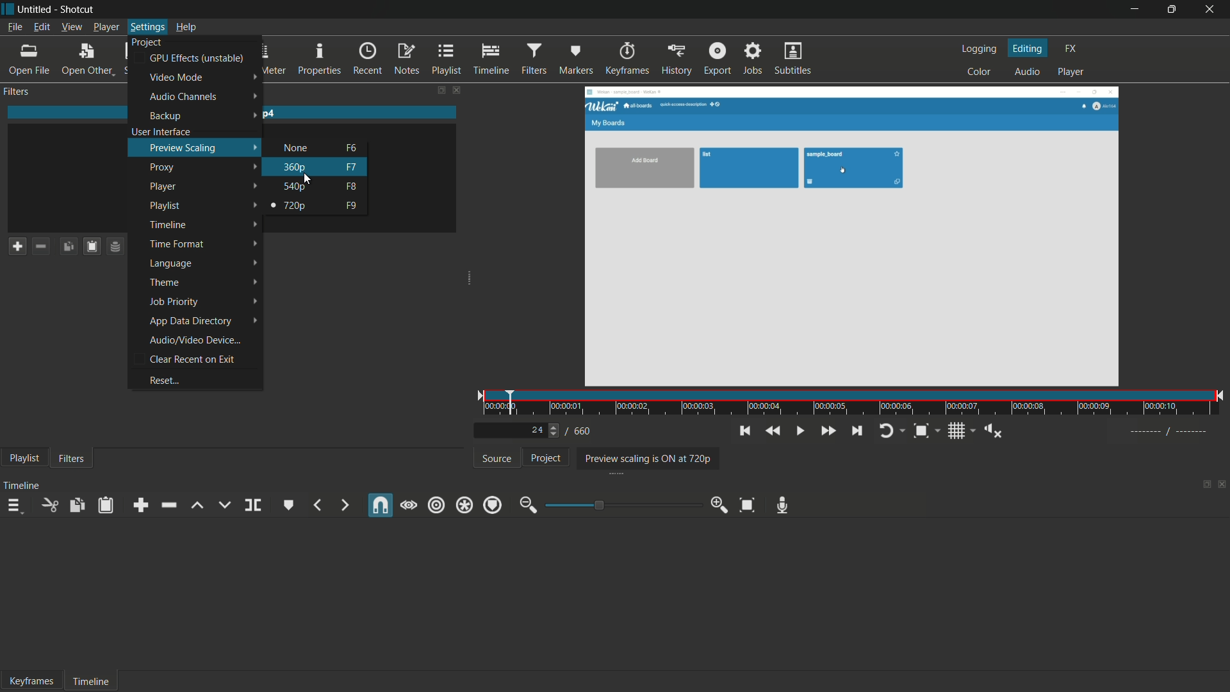  I want to click on 720p, so click(294, 206).